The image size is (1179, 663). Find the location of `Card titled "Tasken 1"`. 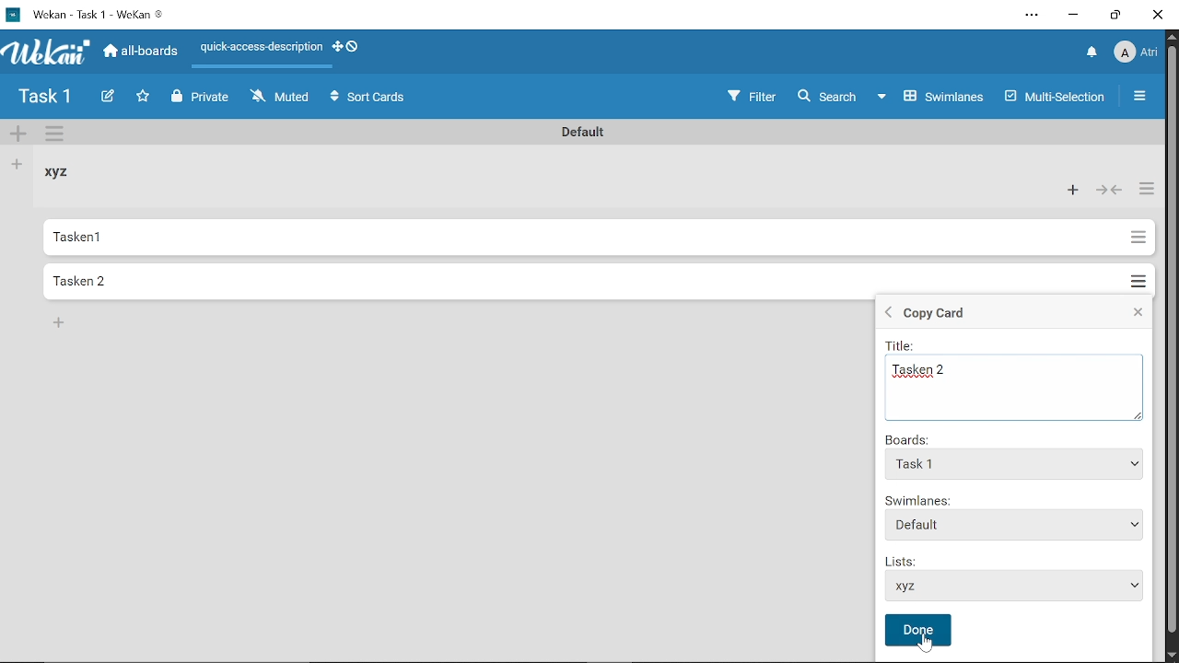

Card titled "Tasken 1" is located at coordinates (578, 238).